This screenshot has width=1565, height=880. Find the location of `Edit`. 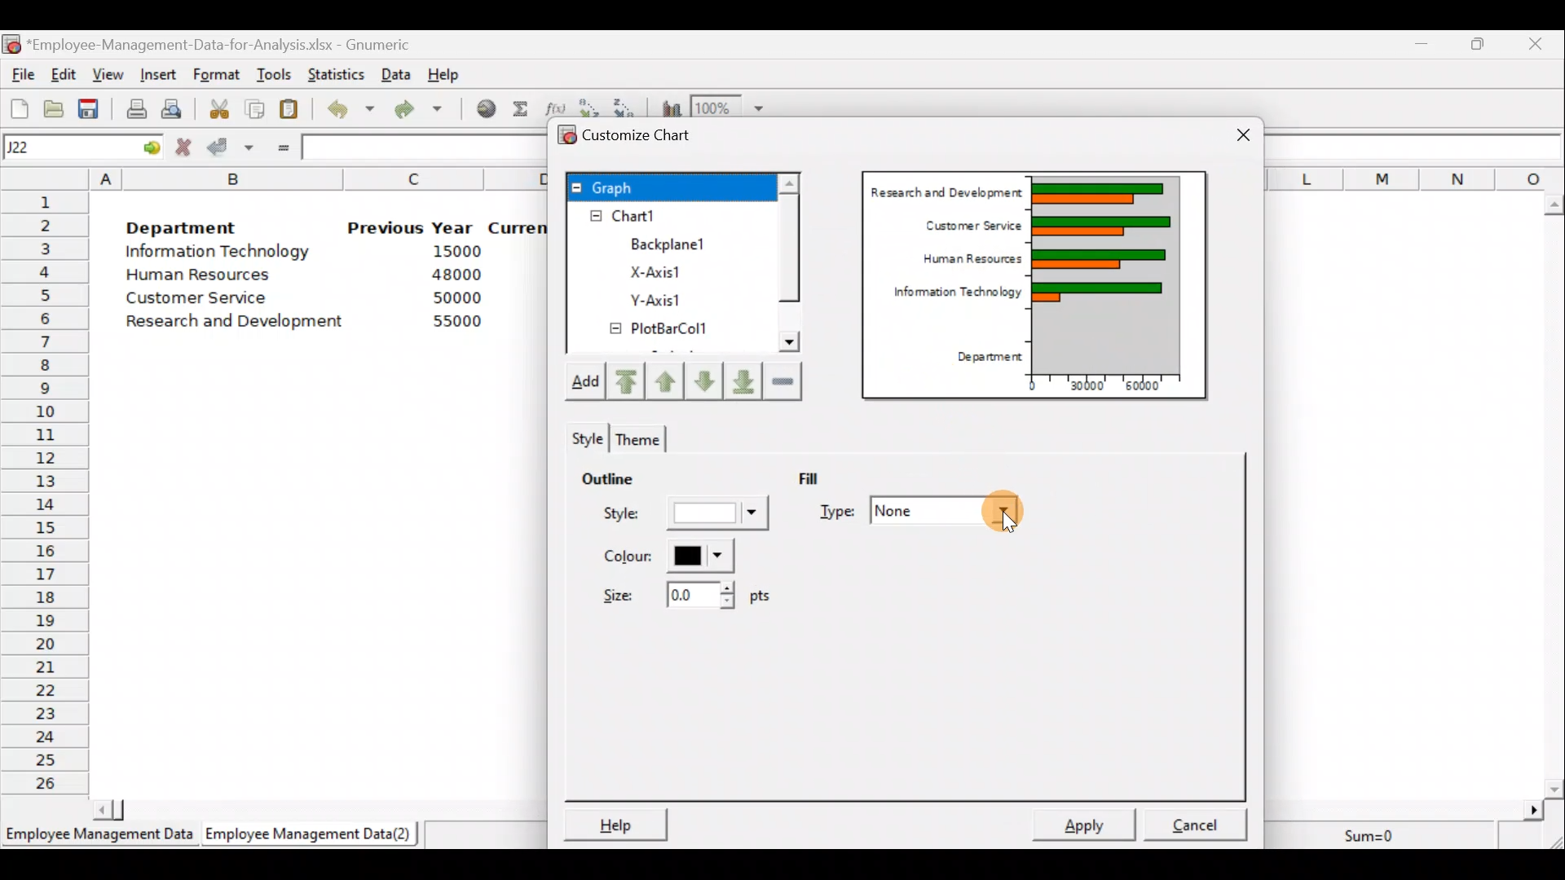

Edit is located at coordinates (65, 73).